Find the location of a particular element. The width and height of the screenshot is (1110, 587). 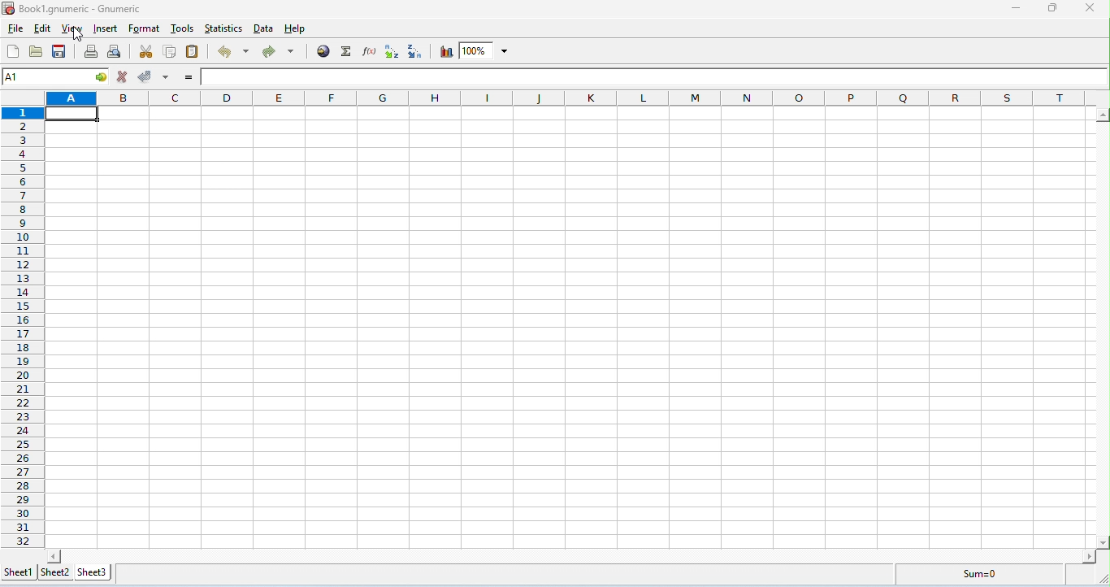

cut is located at coordinates (147, 50).